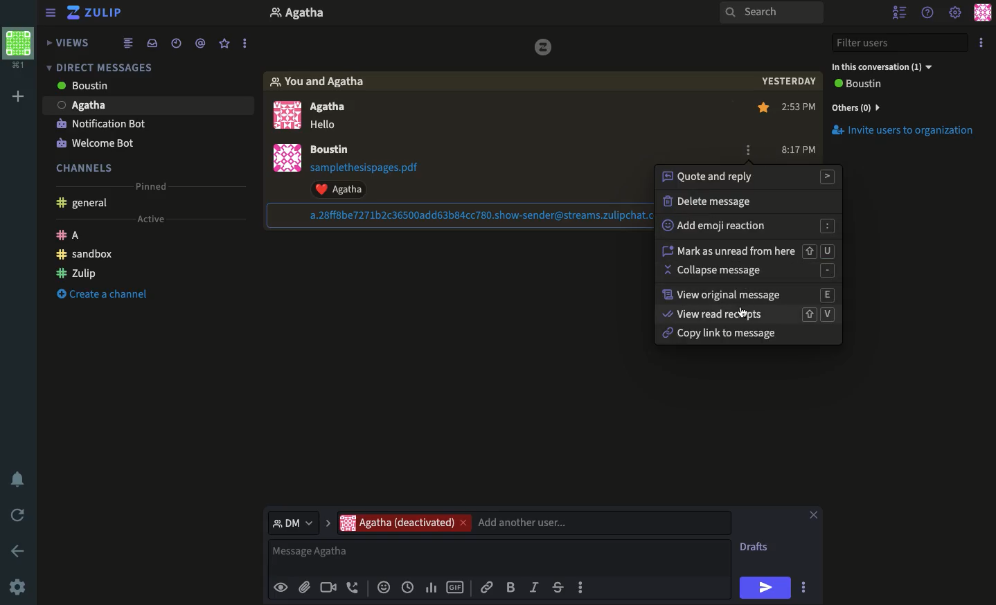  Describe the element at coordinates (353, 588) in the screenshot. I see `Audio call` at that location.